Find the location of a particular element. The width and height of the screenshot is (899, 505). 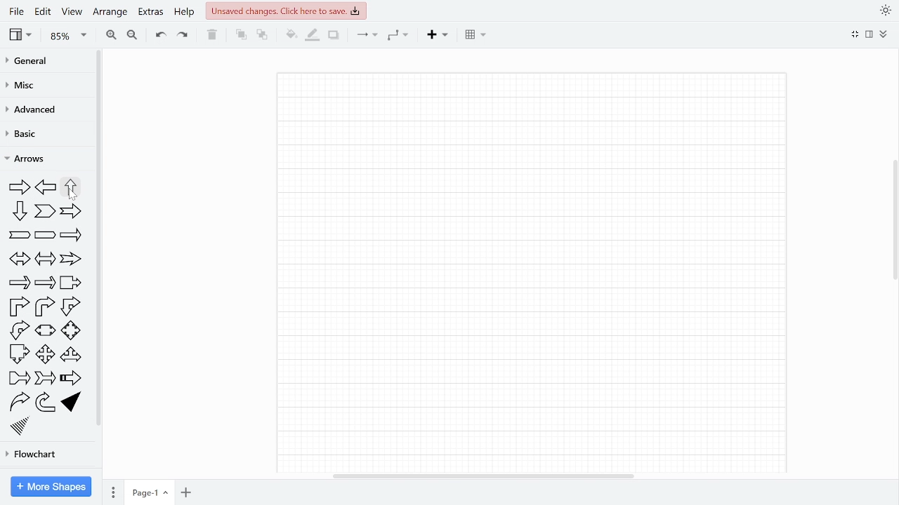

Current page(page 1) is located at coordinates (150, 492).